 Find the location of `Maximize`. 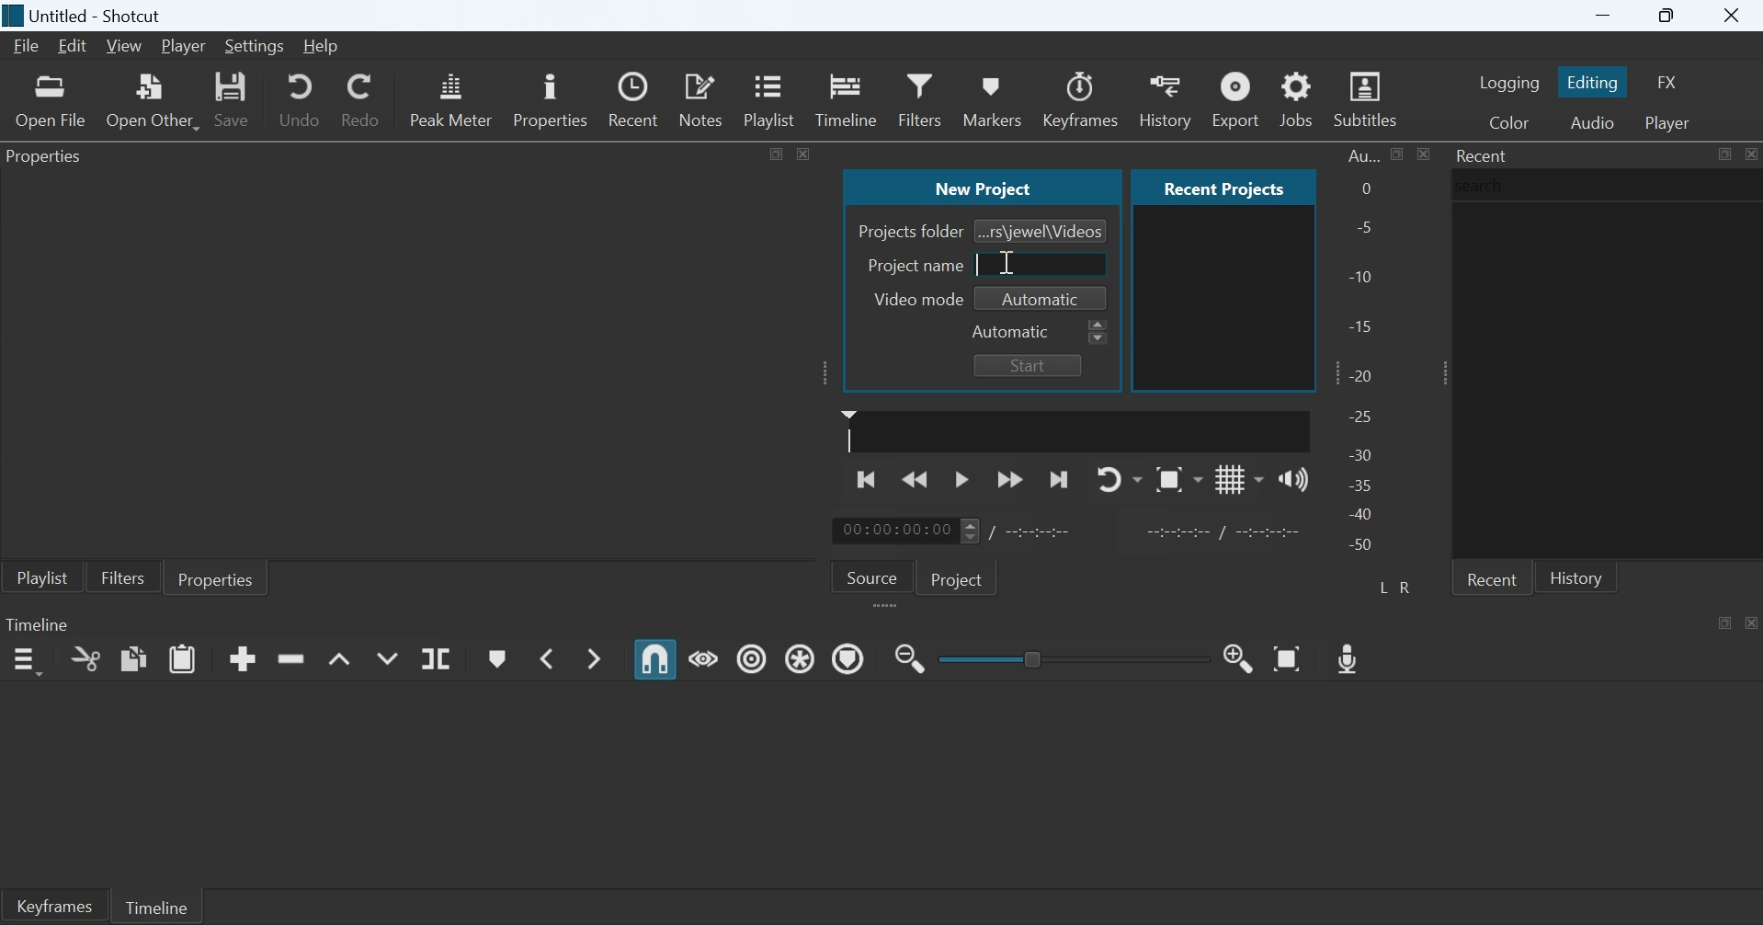

Maximize is located at coordinates (1723, 154).